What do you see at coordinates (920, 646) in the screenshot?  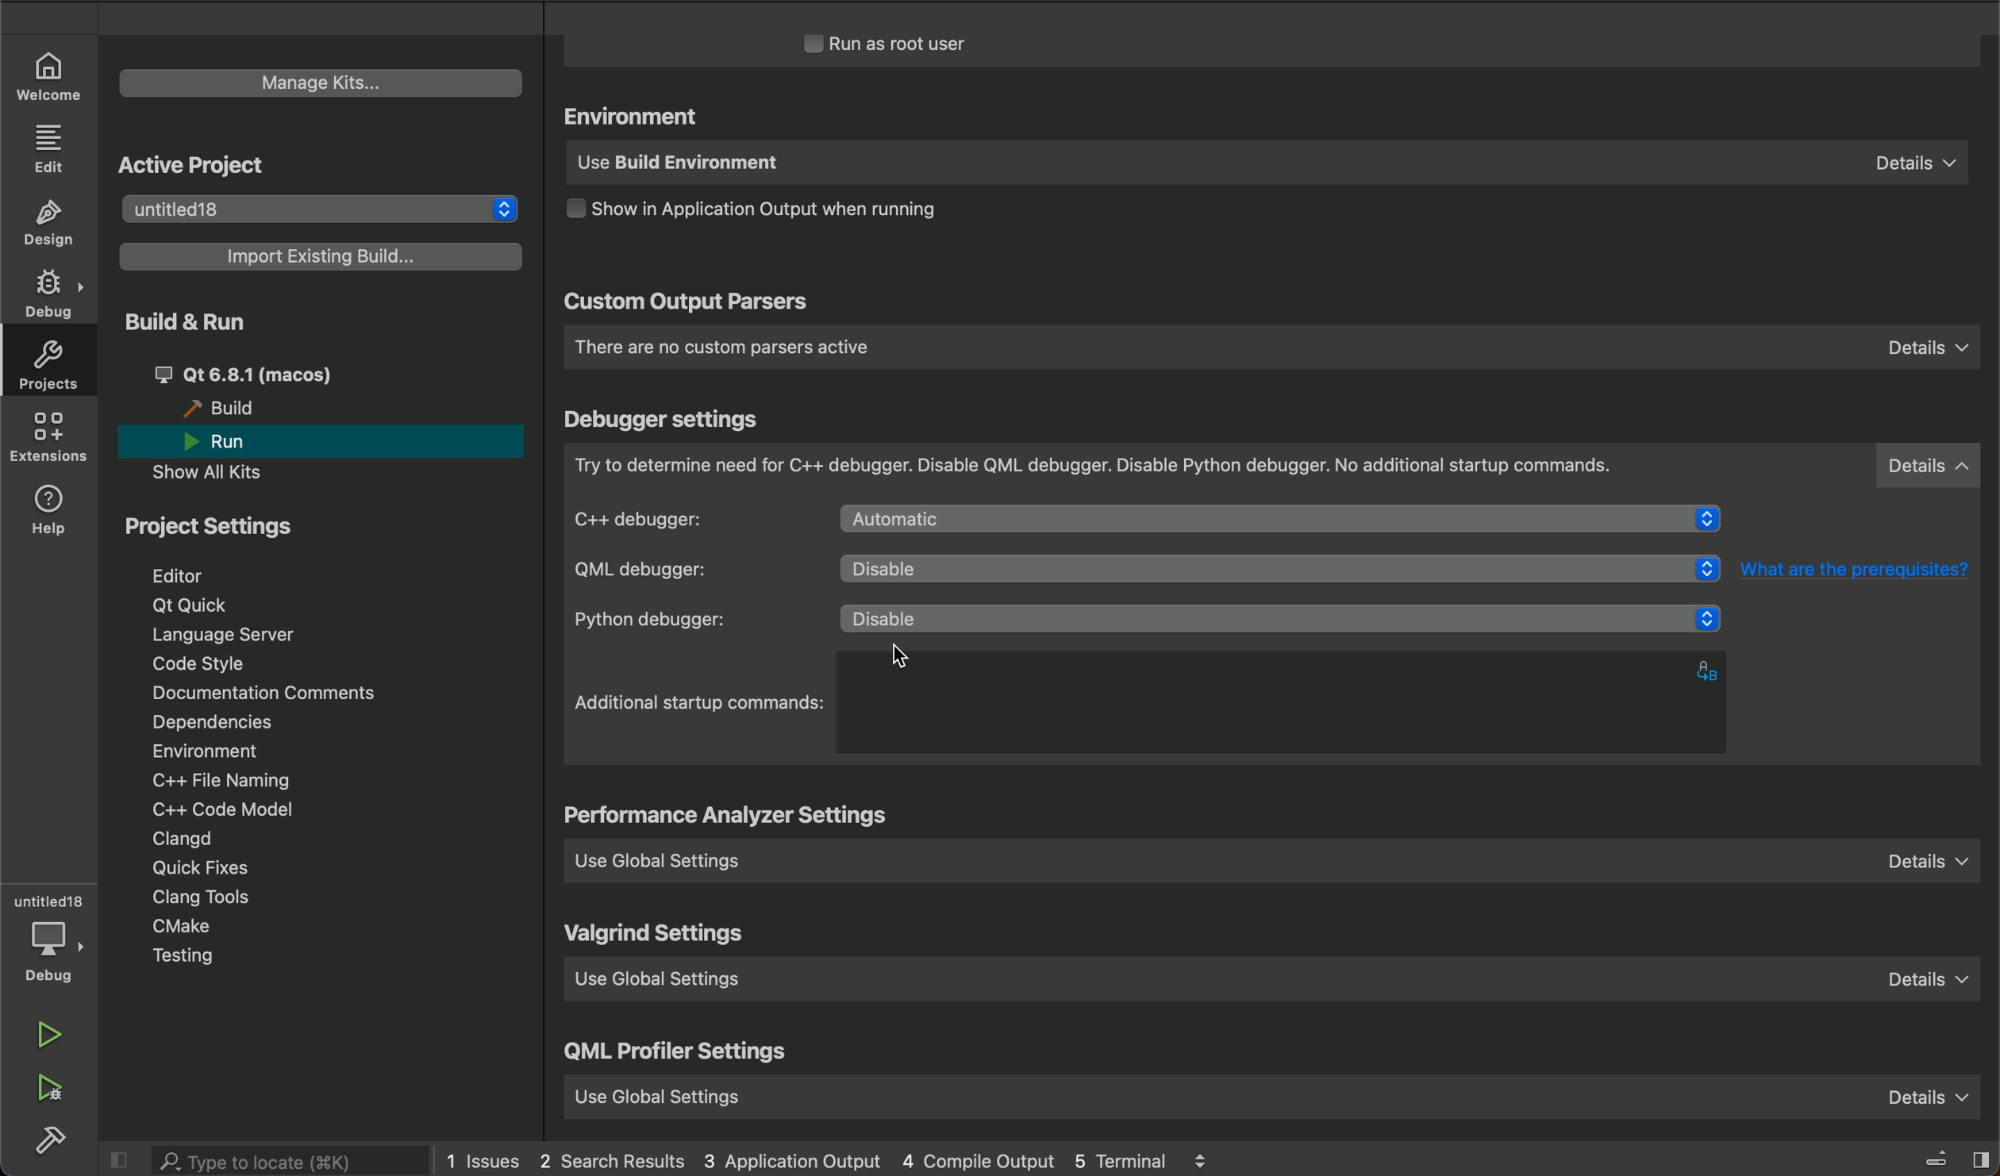 I see `cursor` at bounding box center [920, 646].